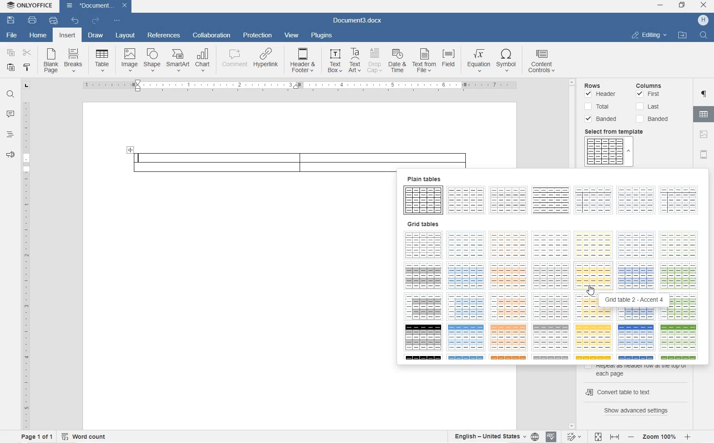 The width and height of the screenshot is (714, 443). I want to click on ZOOM IN OR OUT, so click(660, 436).